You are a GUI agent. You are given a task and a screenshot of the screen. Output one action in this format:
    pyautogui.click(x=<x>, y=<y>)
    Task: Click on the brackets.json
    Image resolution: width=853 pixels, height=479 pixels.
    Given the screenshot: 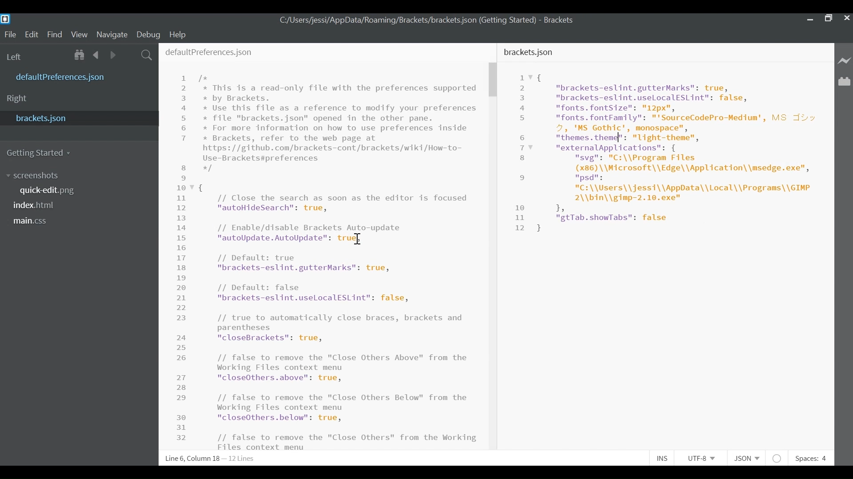 What is the action you would take?
    pyautogui.click(x=77, y=118)
    